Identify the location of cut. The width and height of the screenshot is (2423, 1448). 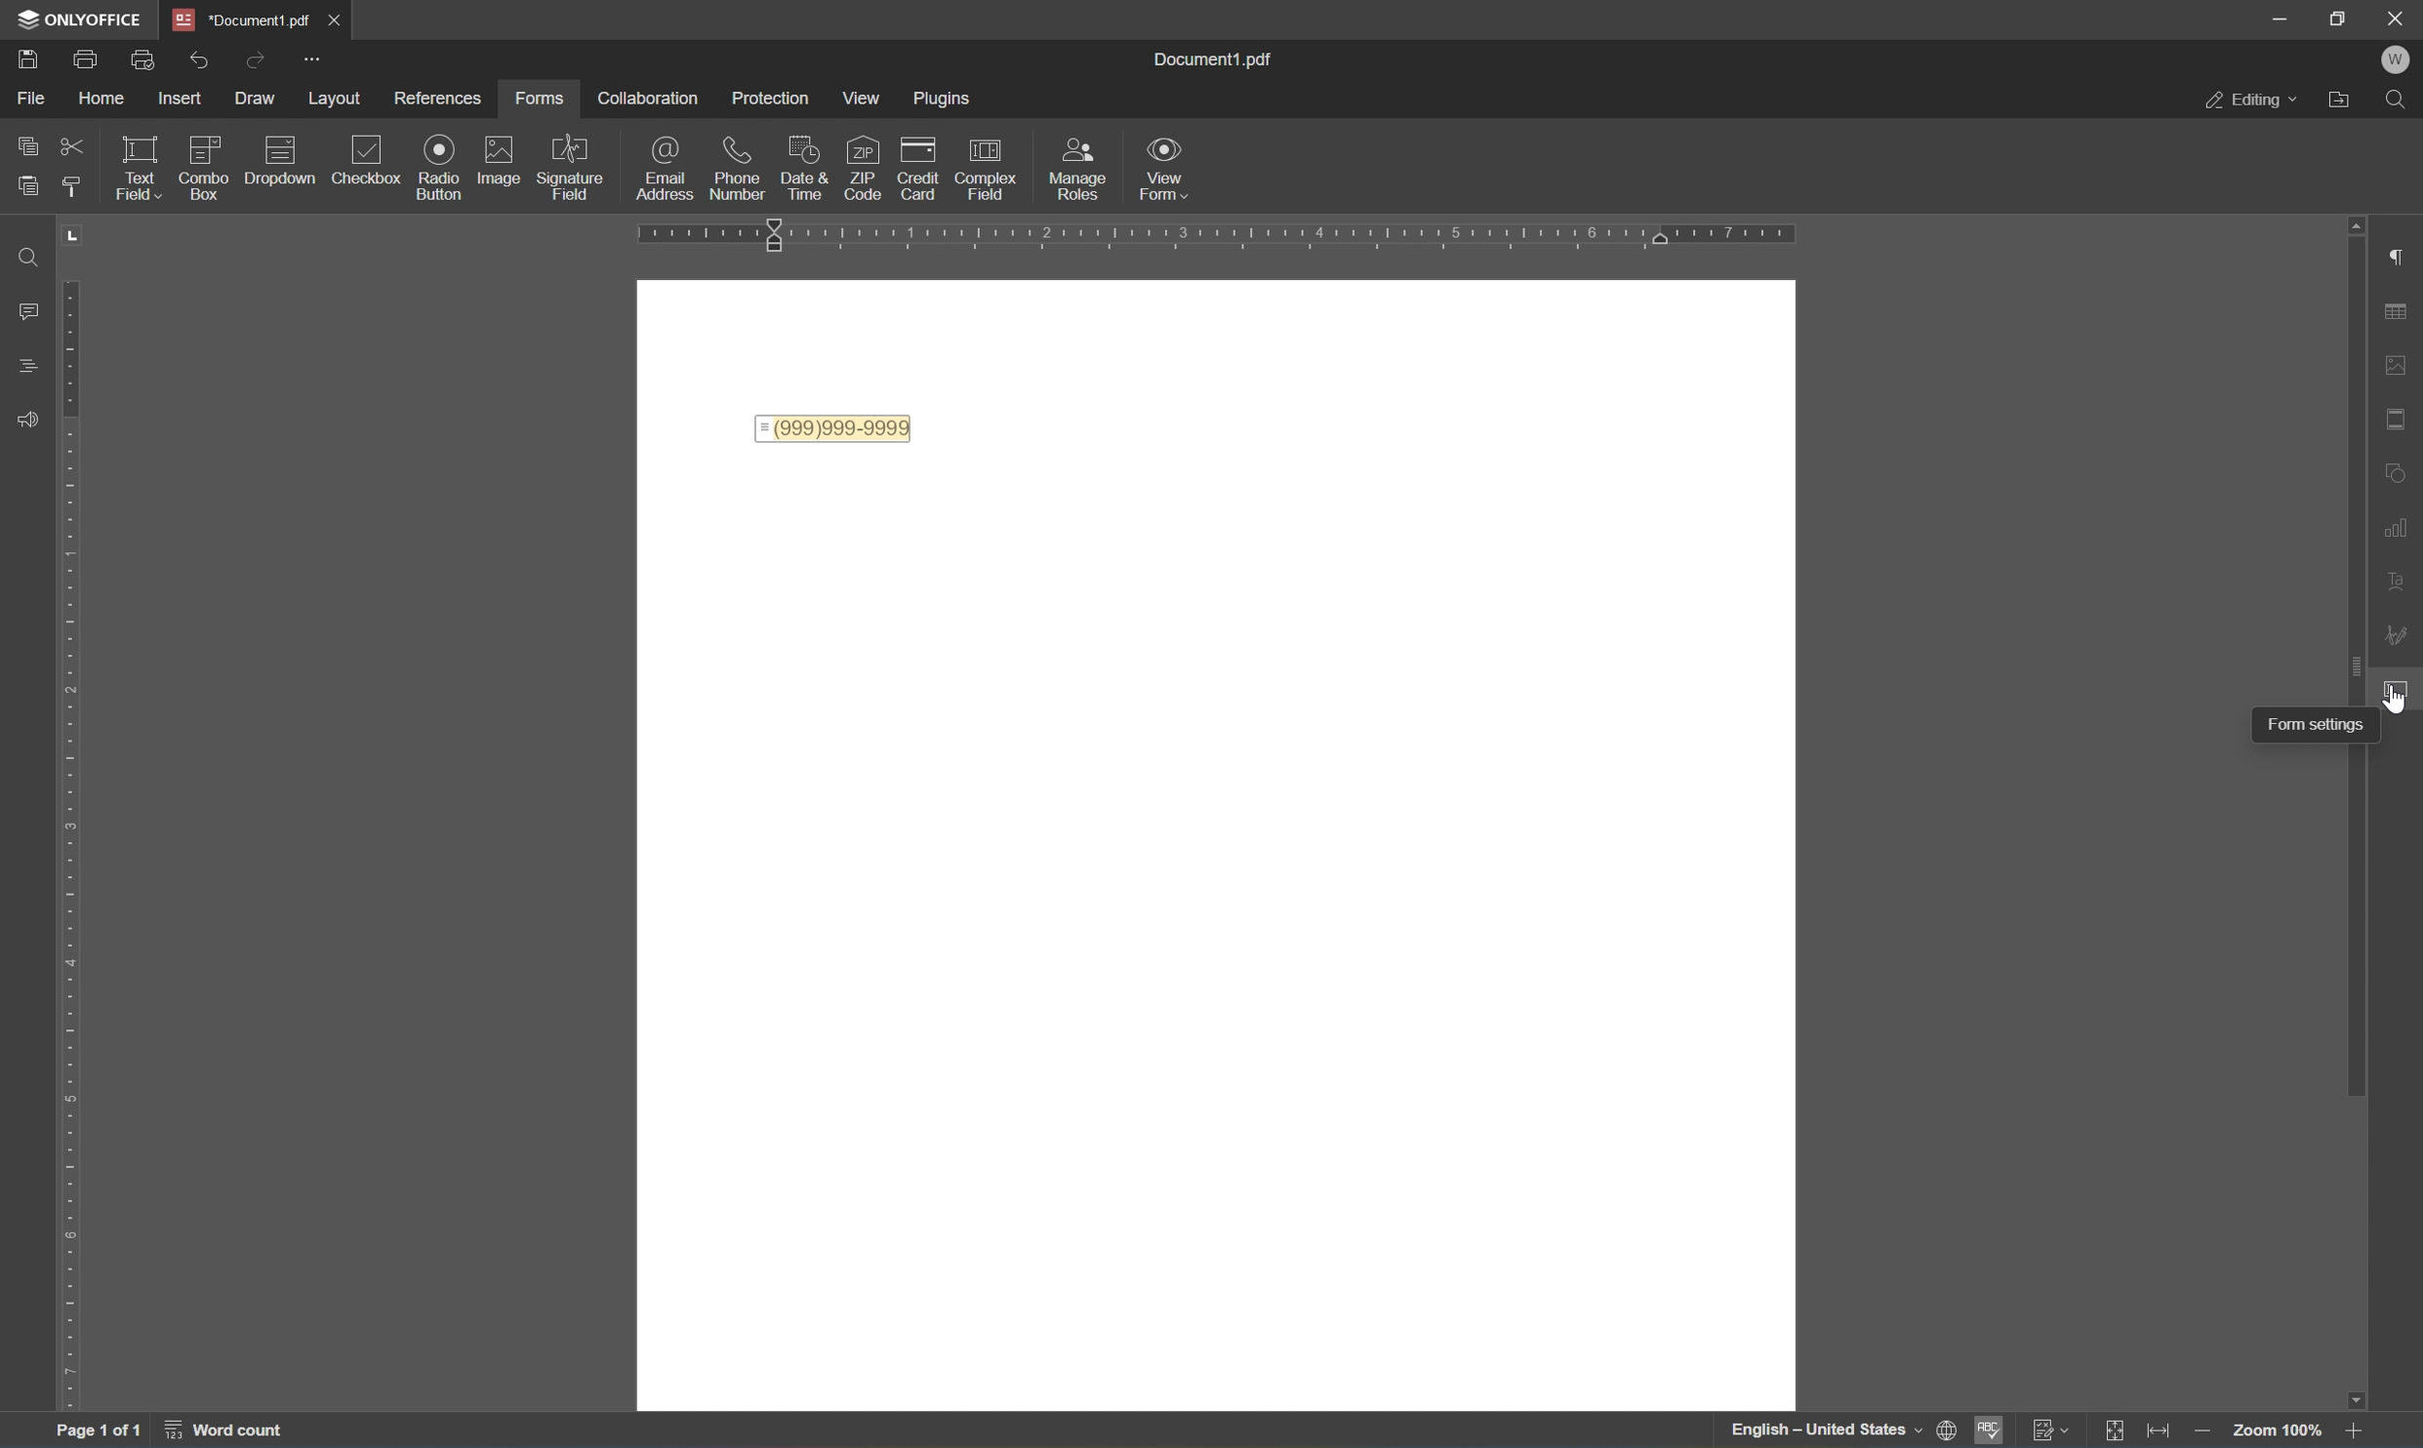
(72, 146).